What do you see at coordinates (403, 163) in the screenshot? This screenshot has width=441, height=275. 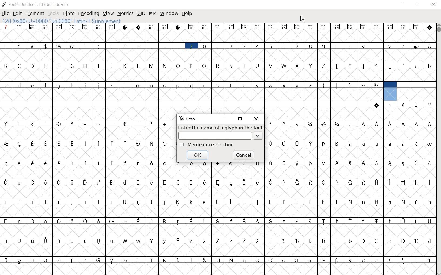 I see `Symbol` at bounding box center [403, 163].